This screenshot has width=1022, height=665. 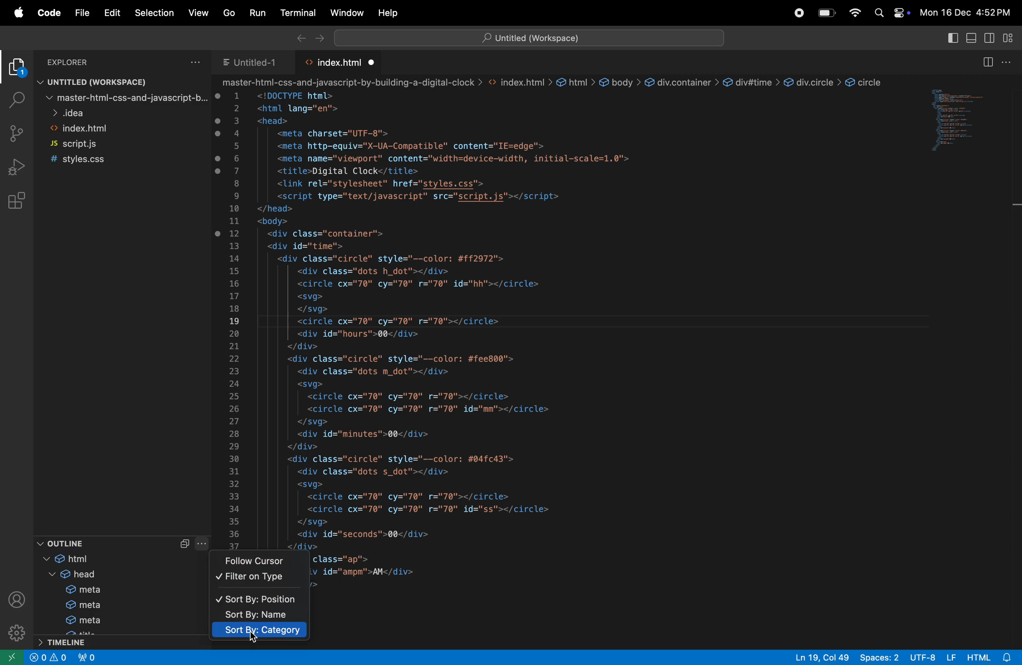 What do you see at coordinates (76, 621) in the screenshot?
I see `meta` at bounding box center [76, 621].